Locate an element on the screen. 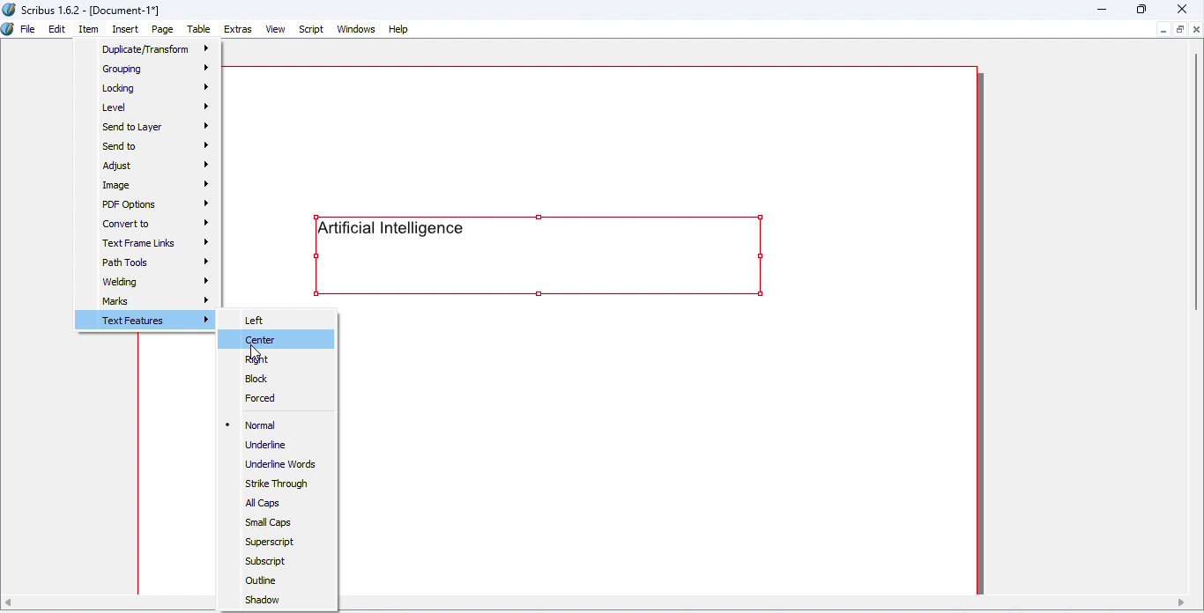  Send to layer is located at coordinates (158, 126).